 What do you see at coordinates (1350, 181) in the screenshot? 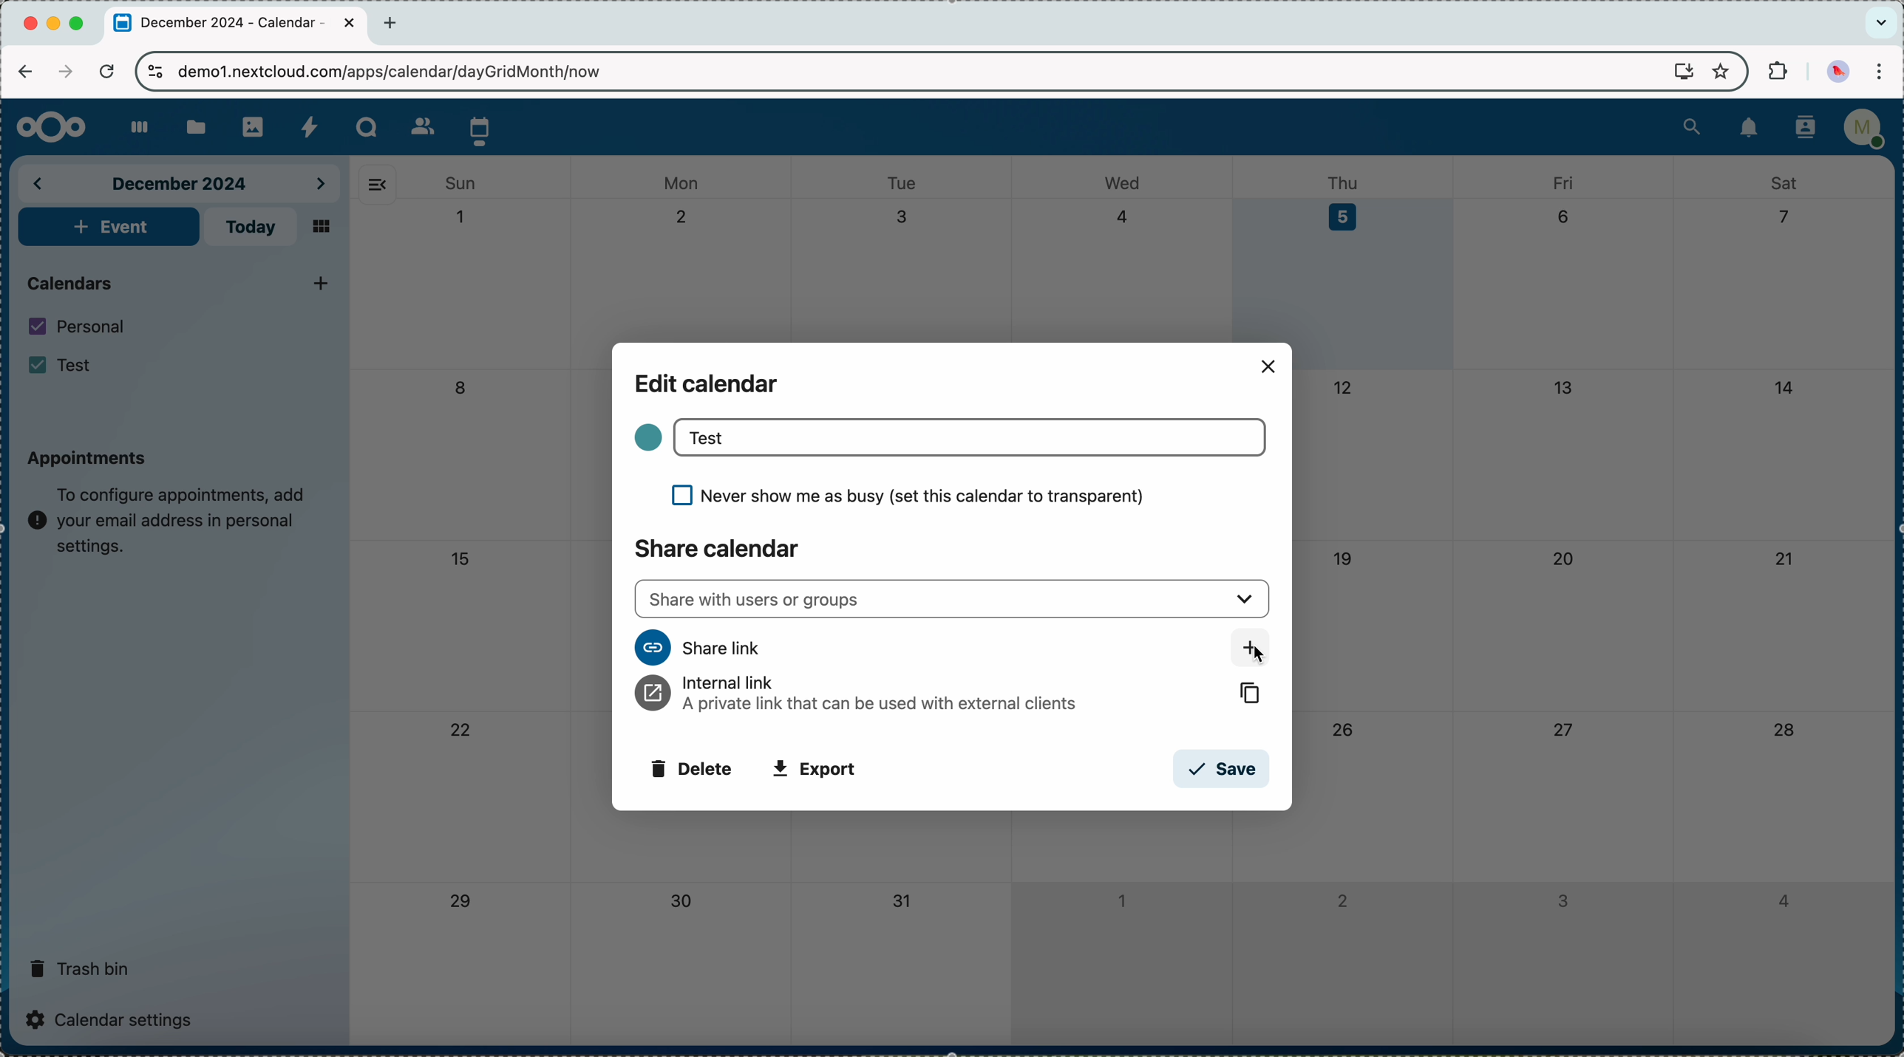
I see `thu` at bounding box center [1350, 181].